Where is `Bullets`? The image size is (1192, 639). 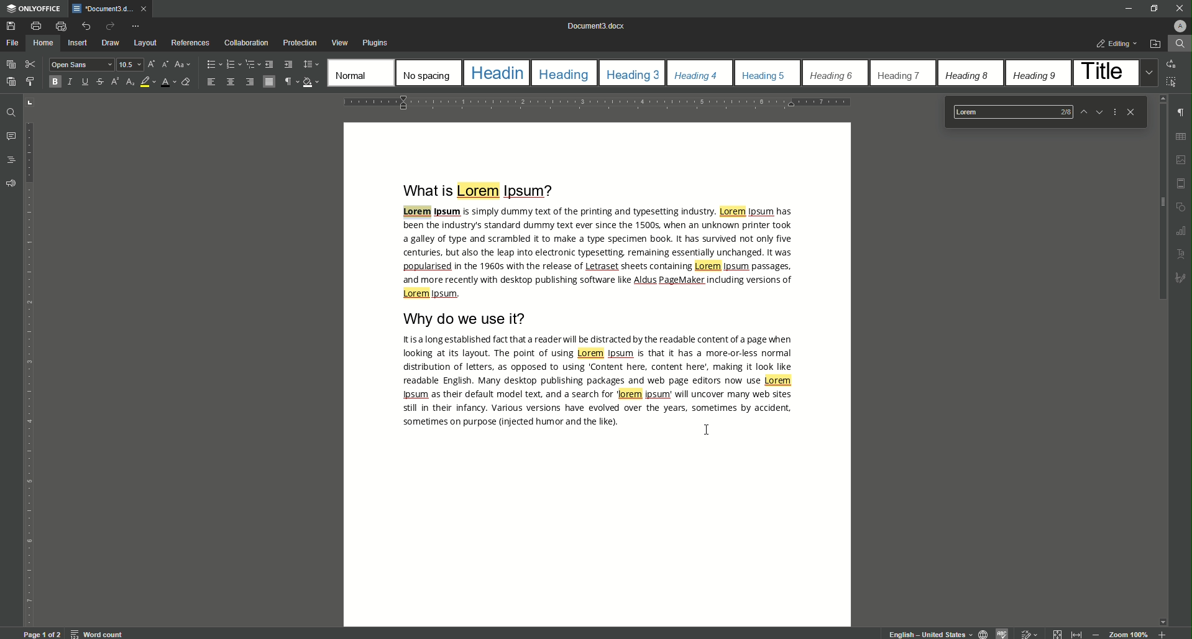 Bullets is located at coordinates (211, 65).